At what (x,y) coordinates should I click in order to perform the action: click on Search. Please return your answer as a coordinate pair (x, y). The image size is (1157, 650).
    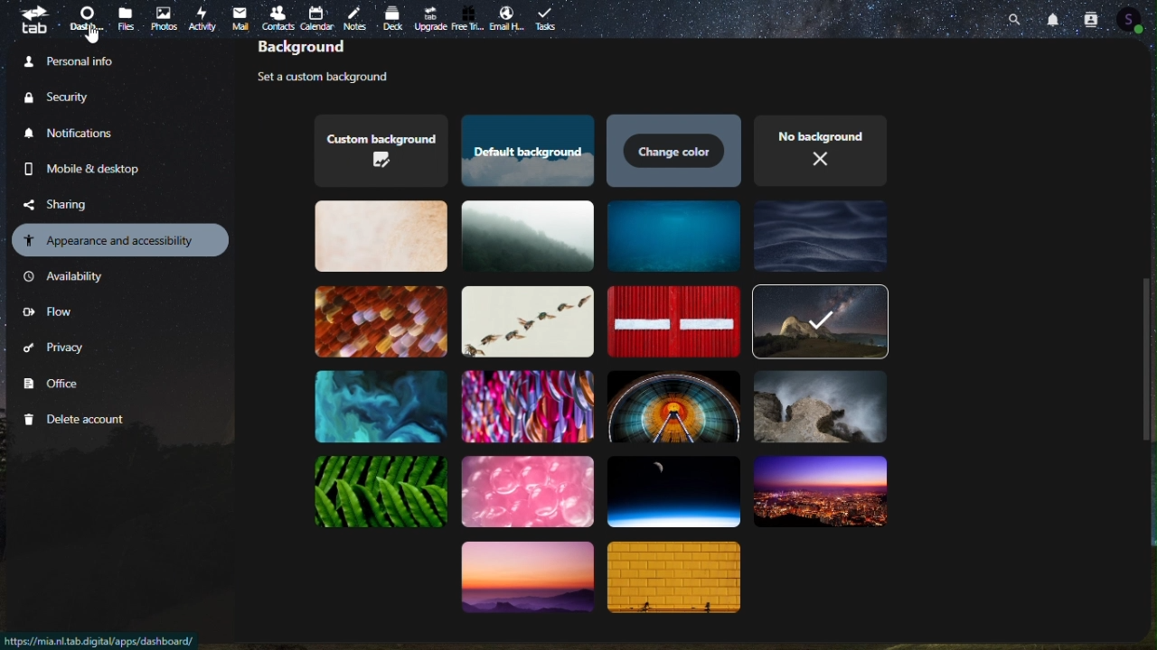
    Looking at the image, I should click on (1018, 17).